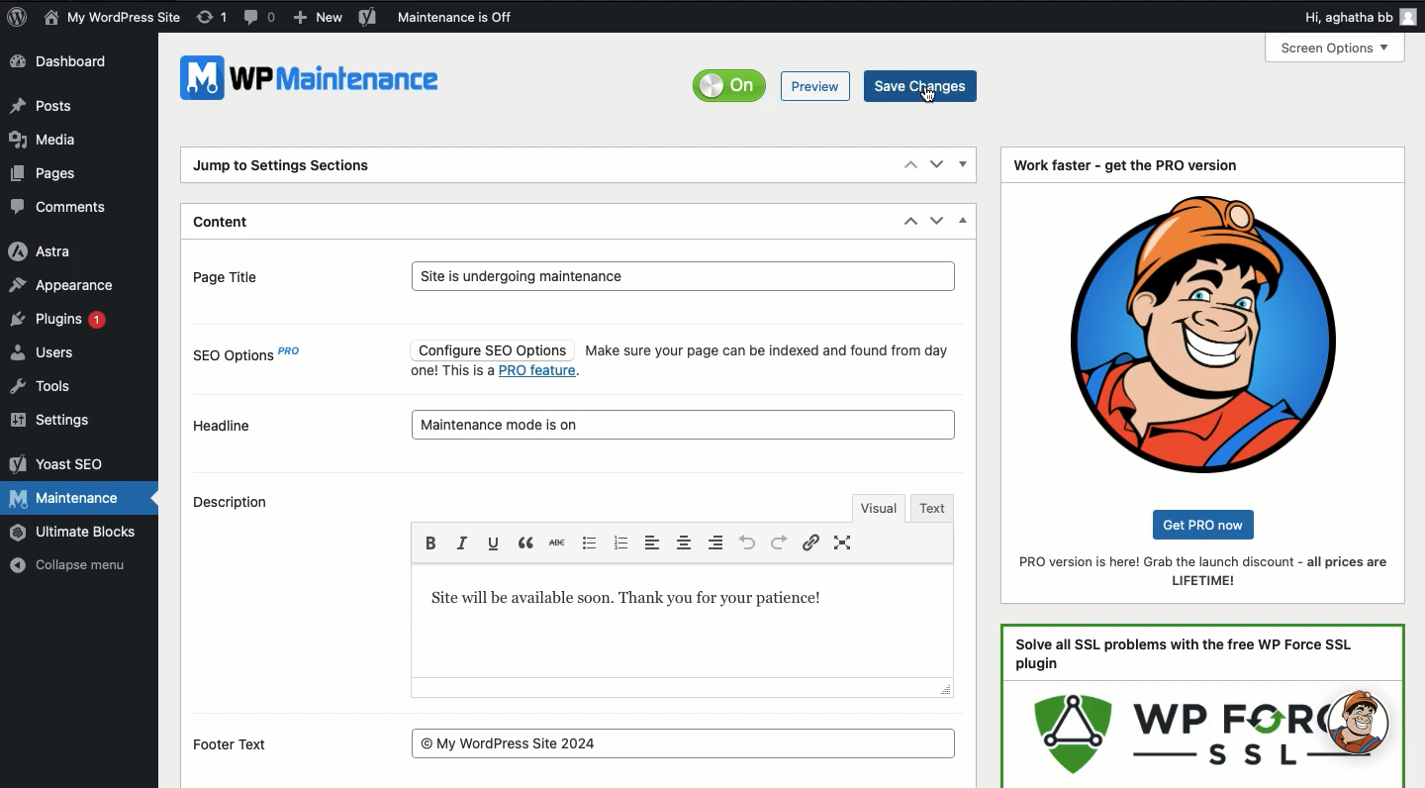 This screenshot has width=1425, height=788. I want to click on Italics, so click(462, 542).